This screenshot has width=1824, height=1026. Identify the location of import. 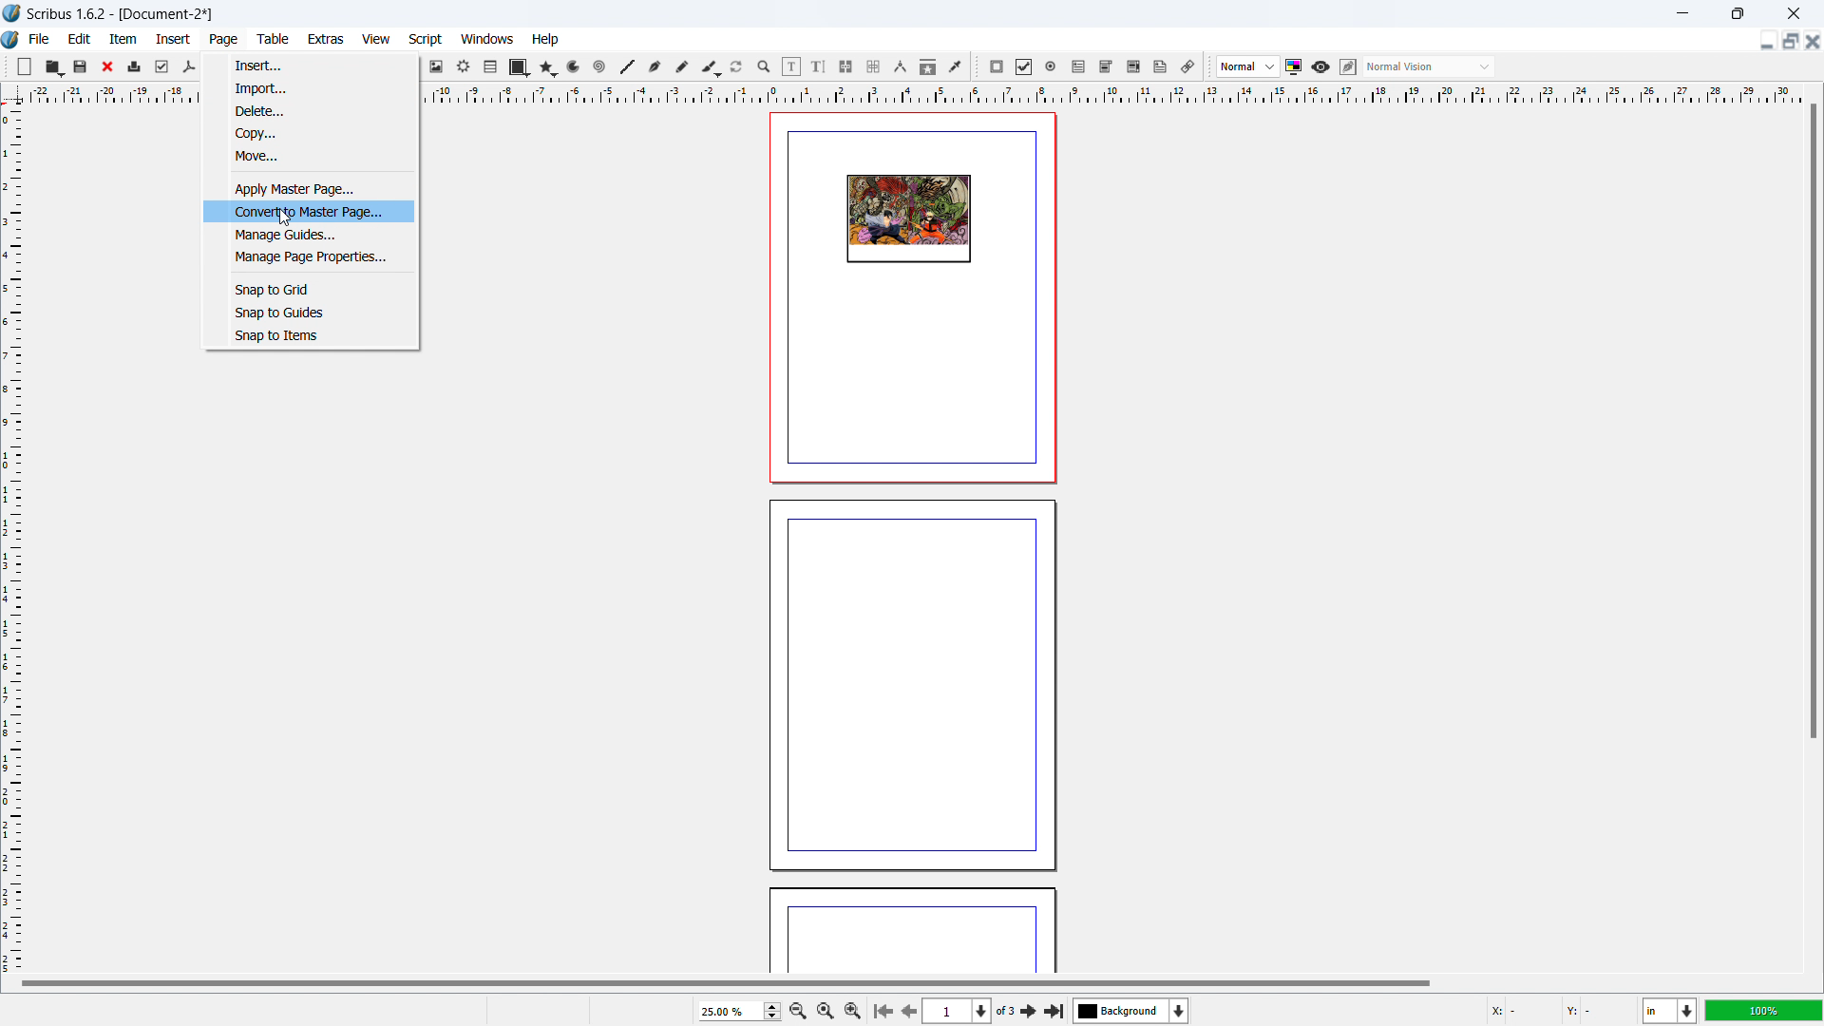
(309, 87).